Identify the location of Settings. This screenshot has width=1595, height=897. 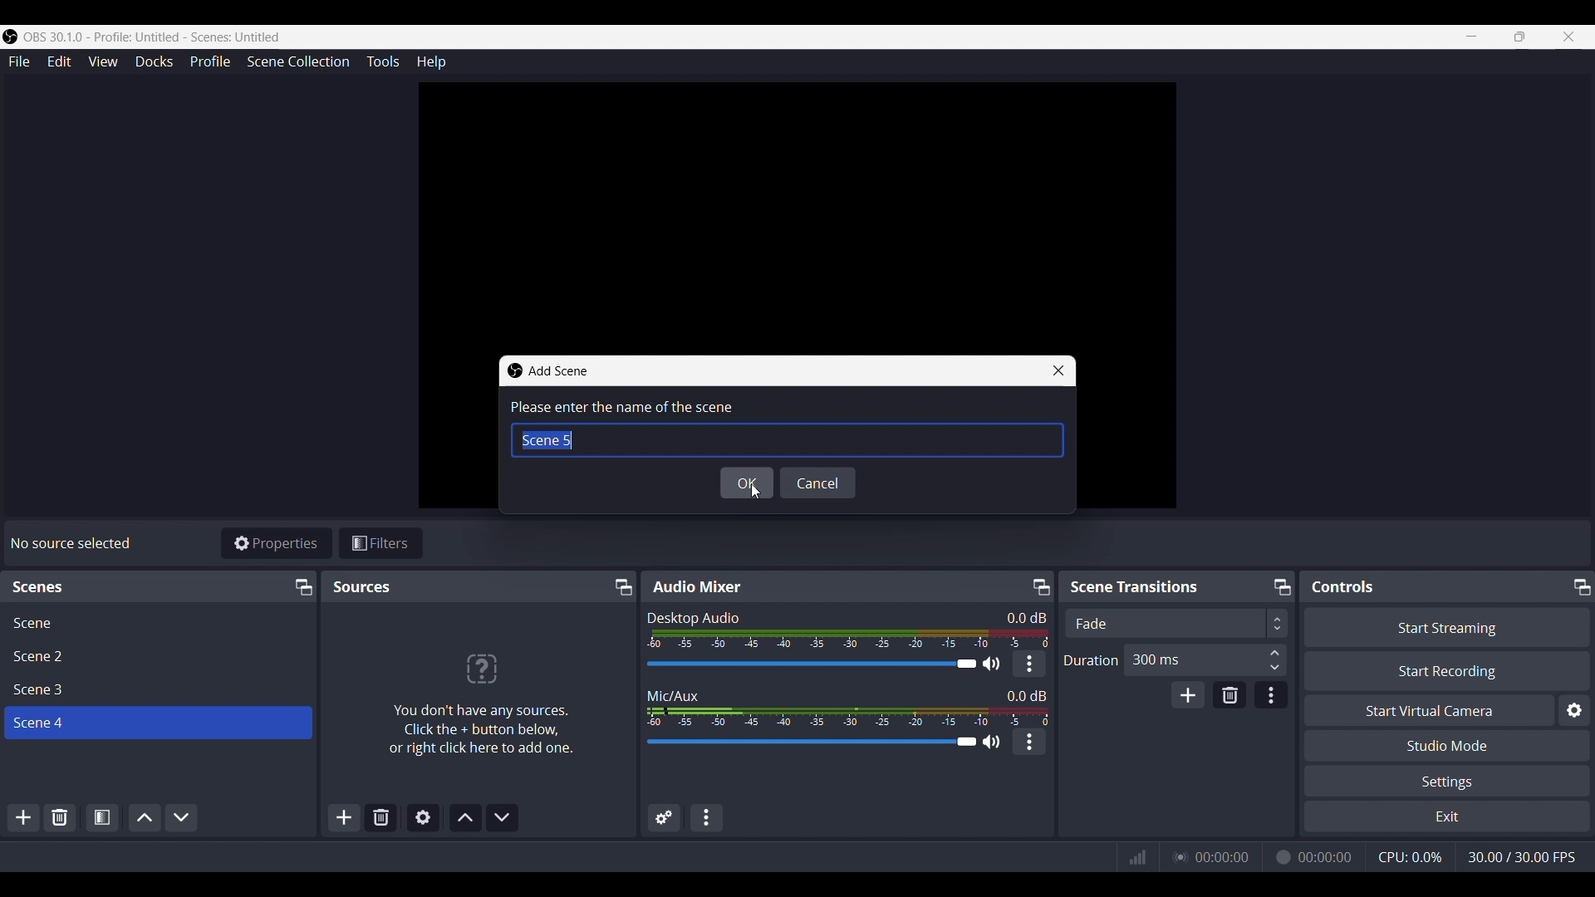
(1450, 781).